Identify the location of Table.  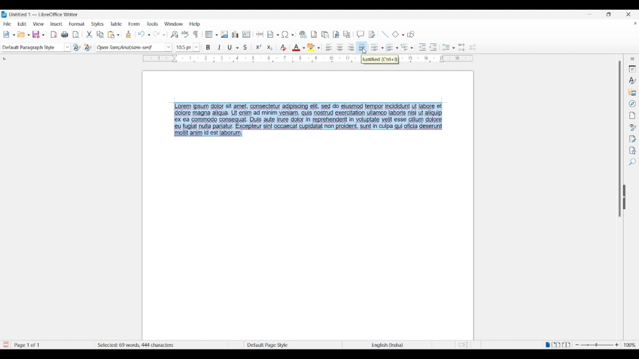
(116, 24).